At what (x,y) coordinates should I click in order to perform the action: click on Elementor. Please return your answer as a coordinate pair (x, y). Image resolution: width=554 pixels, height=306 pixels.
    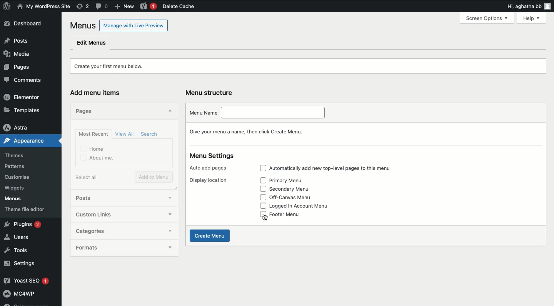
    Looking at the image, I should click on (26, 98).